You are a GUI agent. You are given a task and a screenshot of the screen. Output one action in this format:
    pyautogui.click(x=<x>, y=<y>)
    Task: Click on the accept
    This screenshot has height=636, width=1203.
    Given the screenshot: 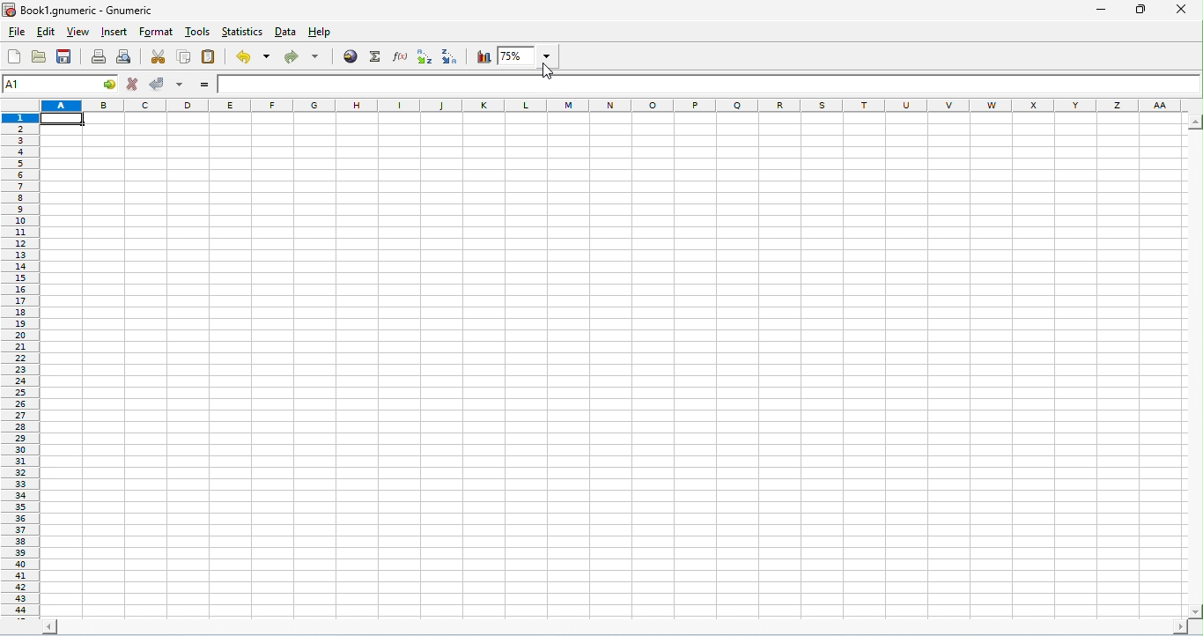 What is the action you would take?
    pyautogui.click(x=159, y=85)
    